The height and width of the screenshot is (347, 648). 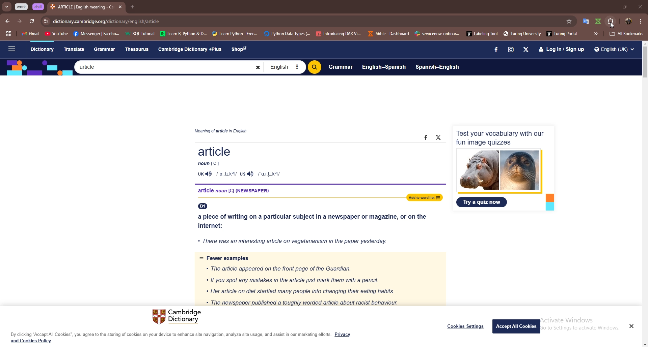 What do you see at coordinates (631, 326) in the screenshot?
I see `Close` at bounding box center [631, 326].